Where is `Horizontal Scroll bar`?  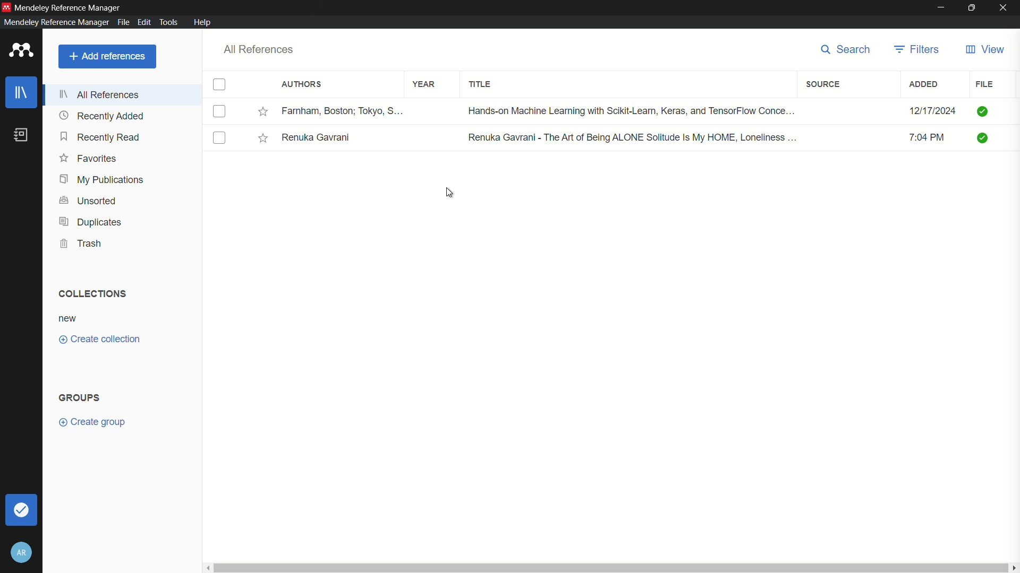
Horizontal Scroll bar is located at coordinates (612, 568).